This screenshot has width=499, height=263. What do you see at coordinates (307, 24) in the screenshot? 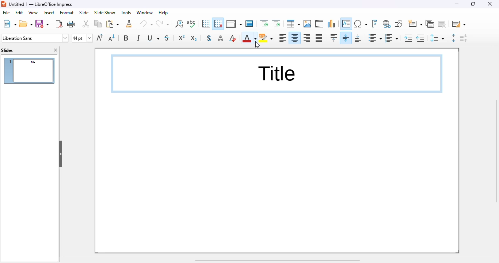
I see `insert image` at bounding box center [307, 24].